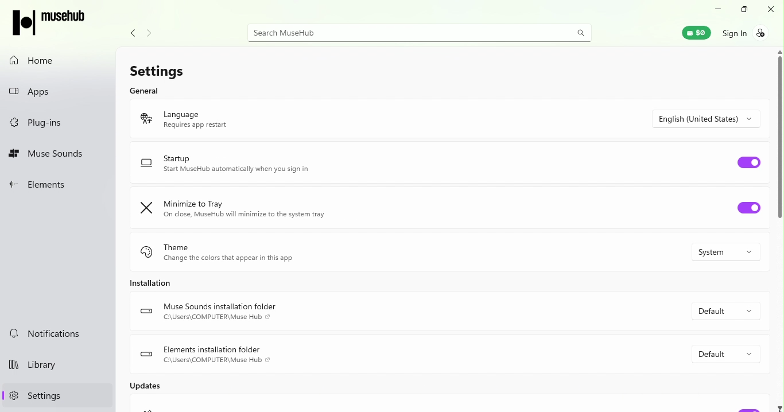 Image resolution: width=784 pixels, height=412 pixels. Describe the element at coordinates (229, 162) in the screenshot. I see `Startup` at that location.